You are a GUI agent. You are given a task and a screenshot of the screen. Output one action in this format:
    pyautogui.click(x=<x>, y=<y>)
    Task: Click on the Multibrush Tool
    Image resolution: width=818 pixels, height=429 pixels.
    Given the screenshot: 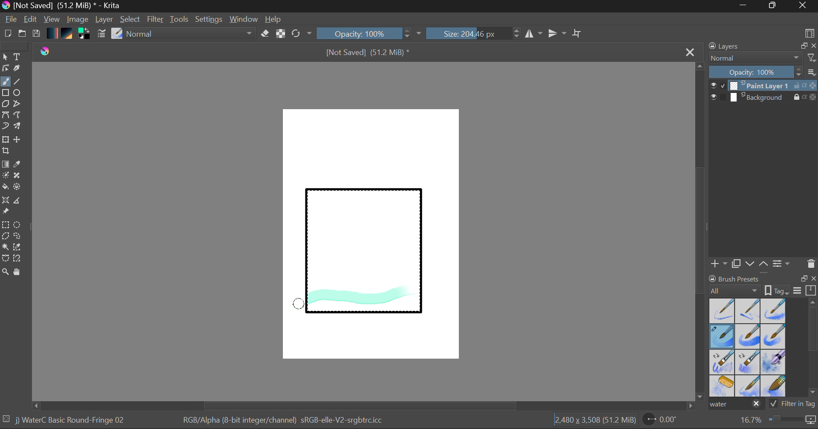 What is the action you would take?
    pyautogui.click(x=18, y=127)
    